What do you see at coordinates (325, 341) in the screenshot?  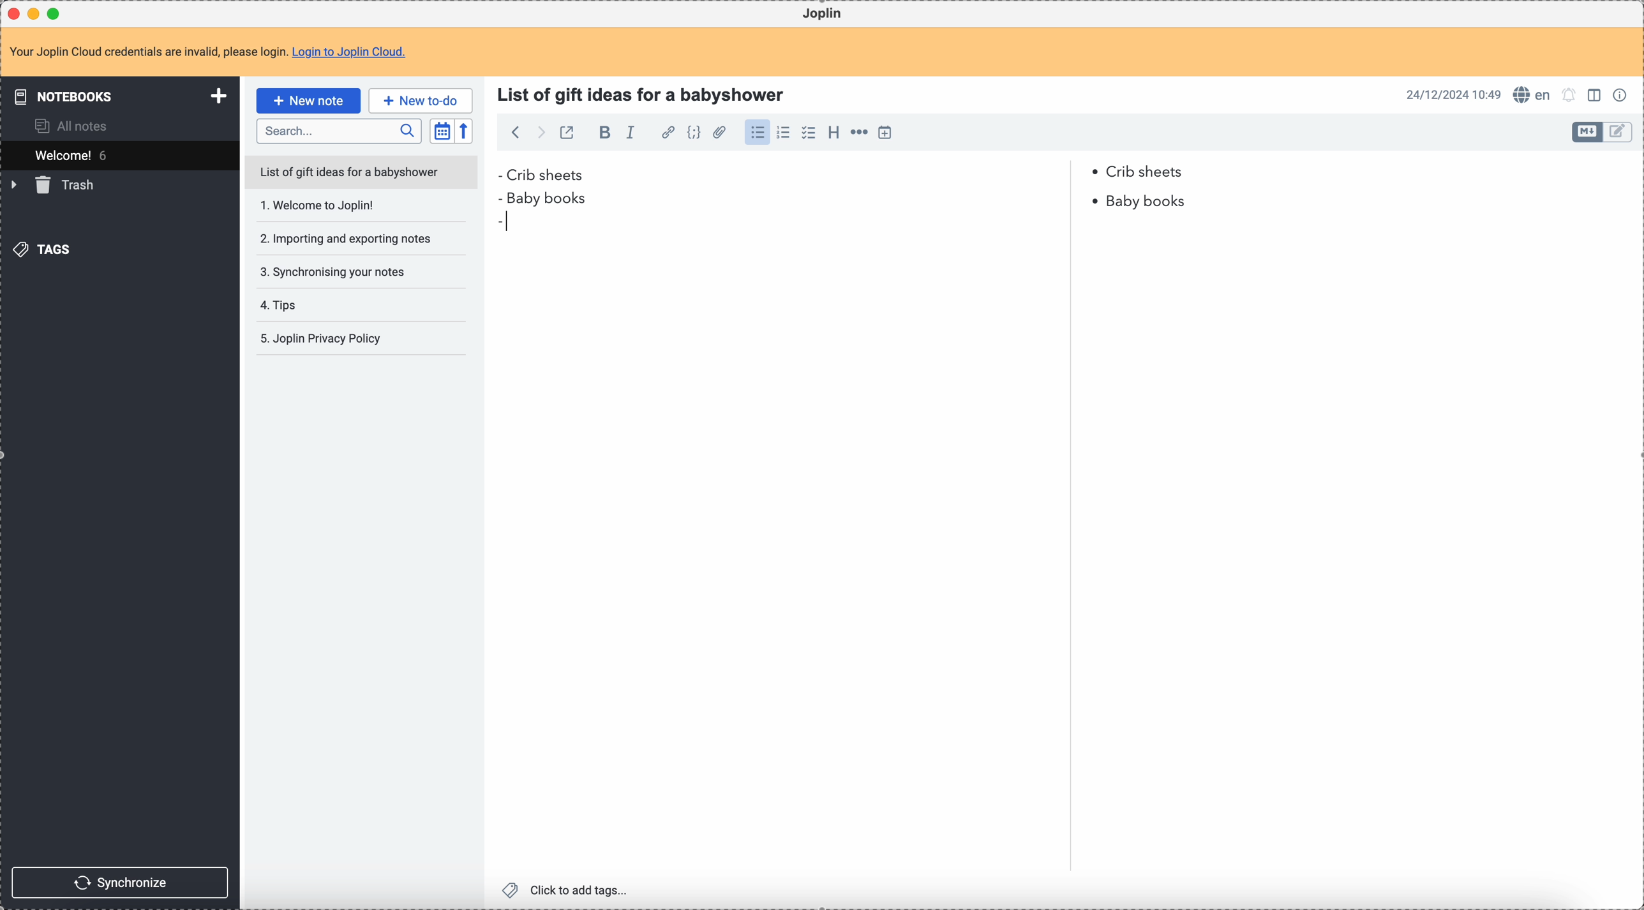 I see `joplin privacy policy` at bounding box center [325, 341].